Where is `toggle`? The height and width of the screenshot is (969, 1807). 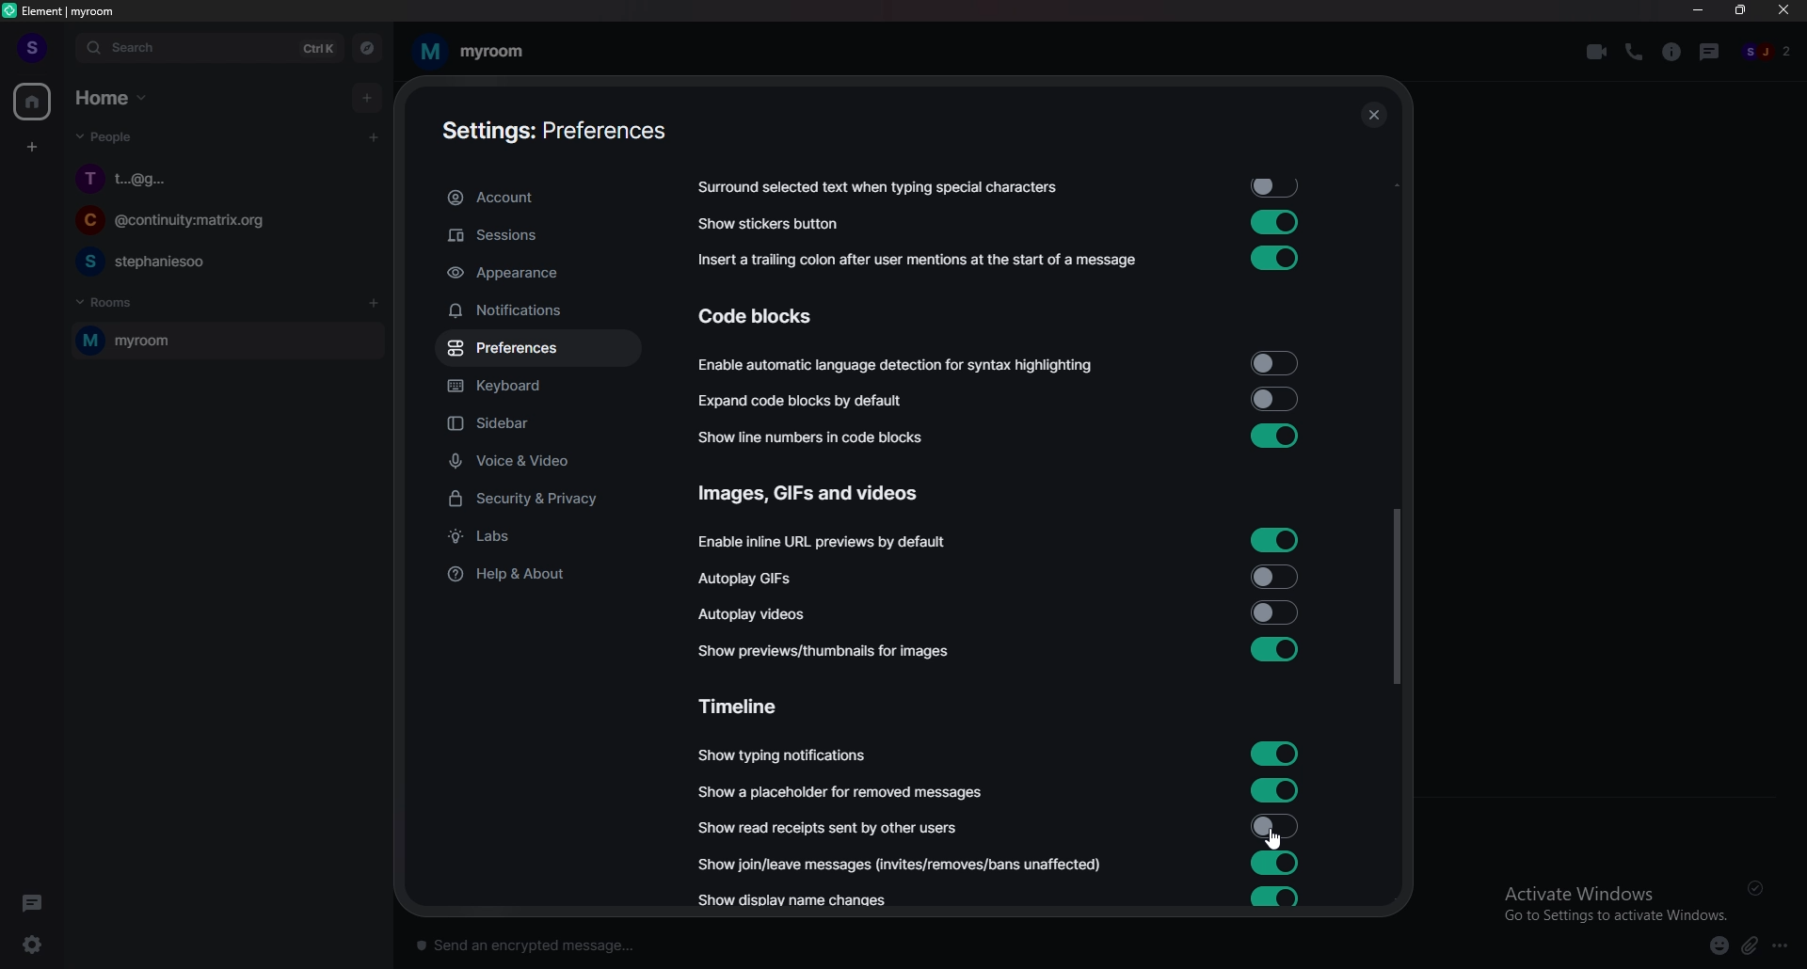 toggle is located at coordinates (1274, 435).